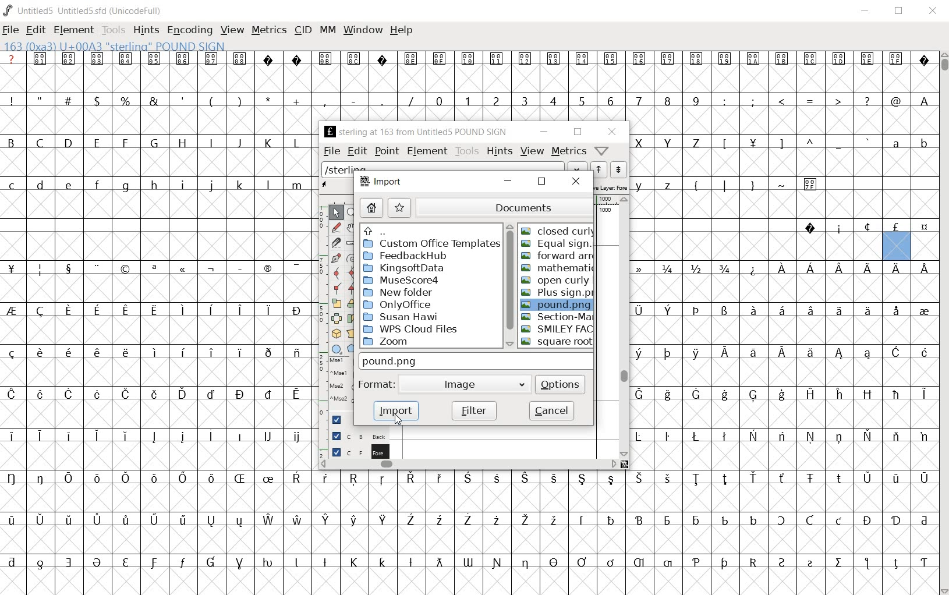 The height and width of the screenshot is (595, 949). What do you see at coordinates (15, 478) in the screenshot?
I see `Symbol` at bounding box center [15, 478].